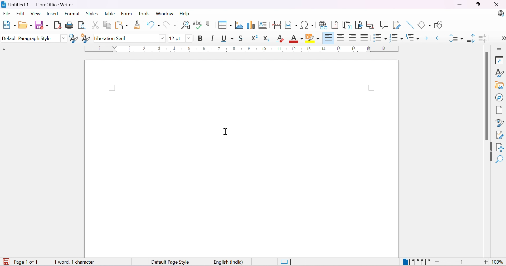 This screenshot has width=506, height=266. I want to click on Scroll Bar, so click(486, 96).